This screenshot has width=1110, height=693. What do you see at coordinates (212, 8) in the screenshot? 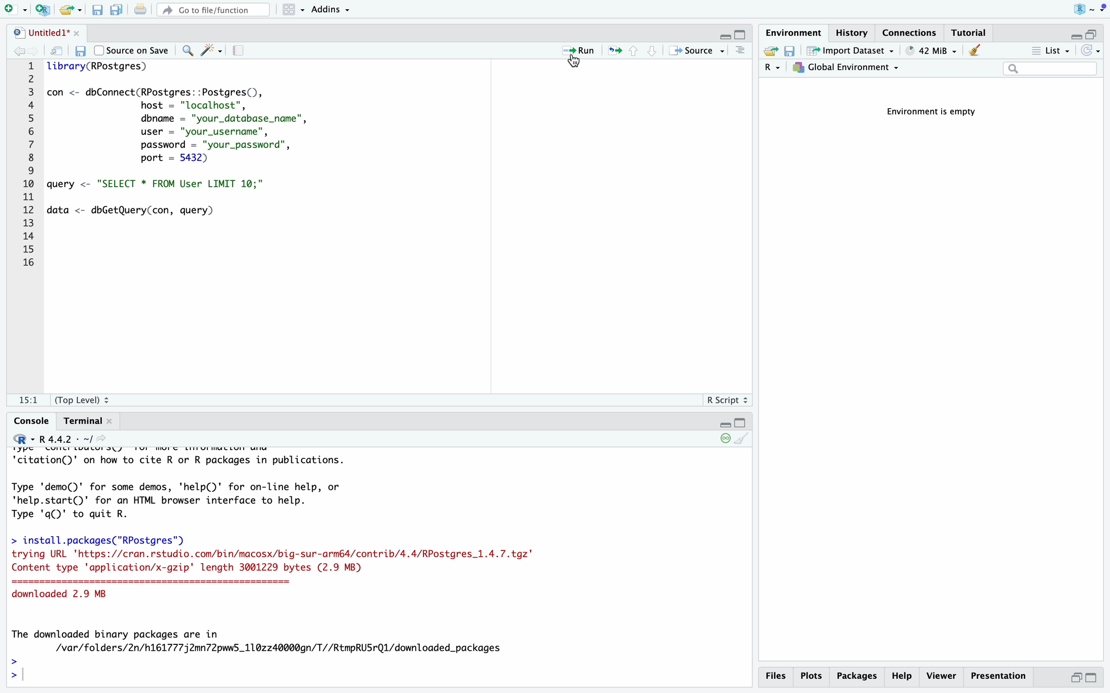
I see `go to file/function` at bounding box center [212, 8].